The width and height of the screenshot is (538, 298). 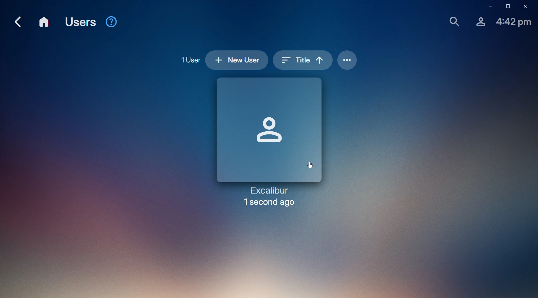 I want to click on Close, so click(x=526, y=7).